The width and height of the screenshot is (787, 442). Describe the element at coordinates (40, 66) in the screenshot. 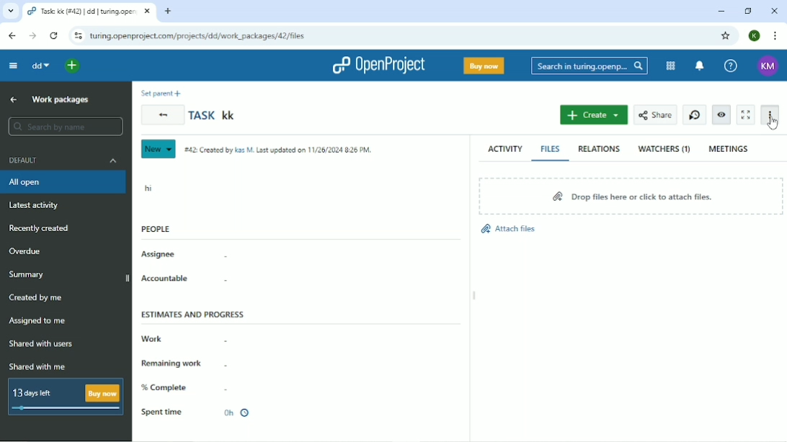

I see `dd` at that location.